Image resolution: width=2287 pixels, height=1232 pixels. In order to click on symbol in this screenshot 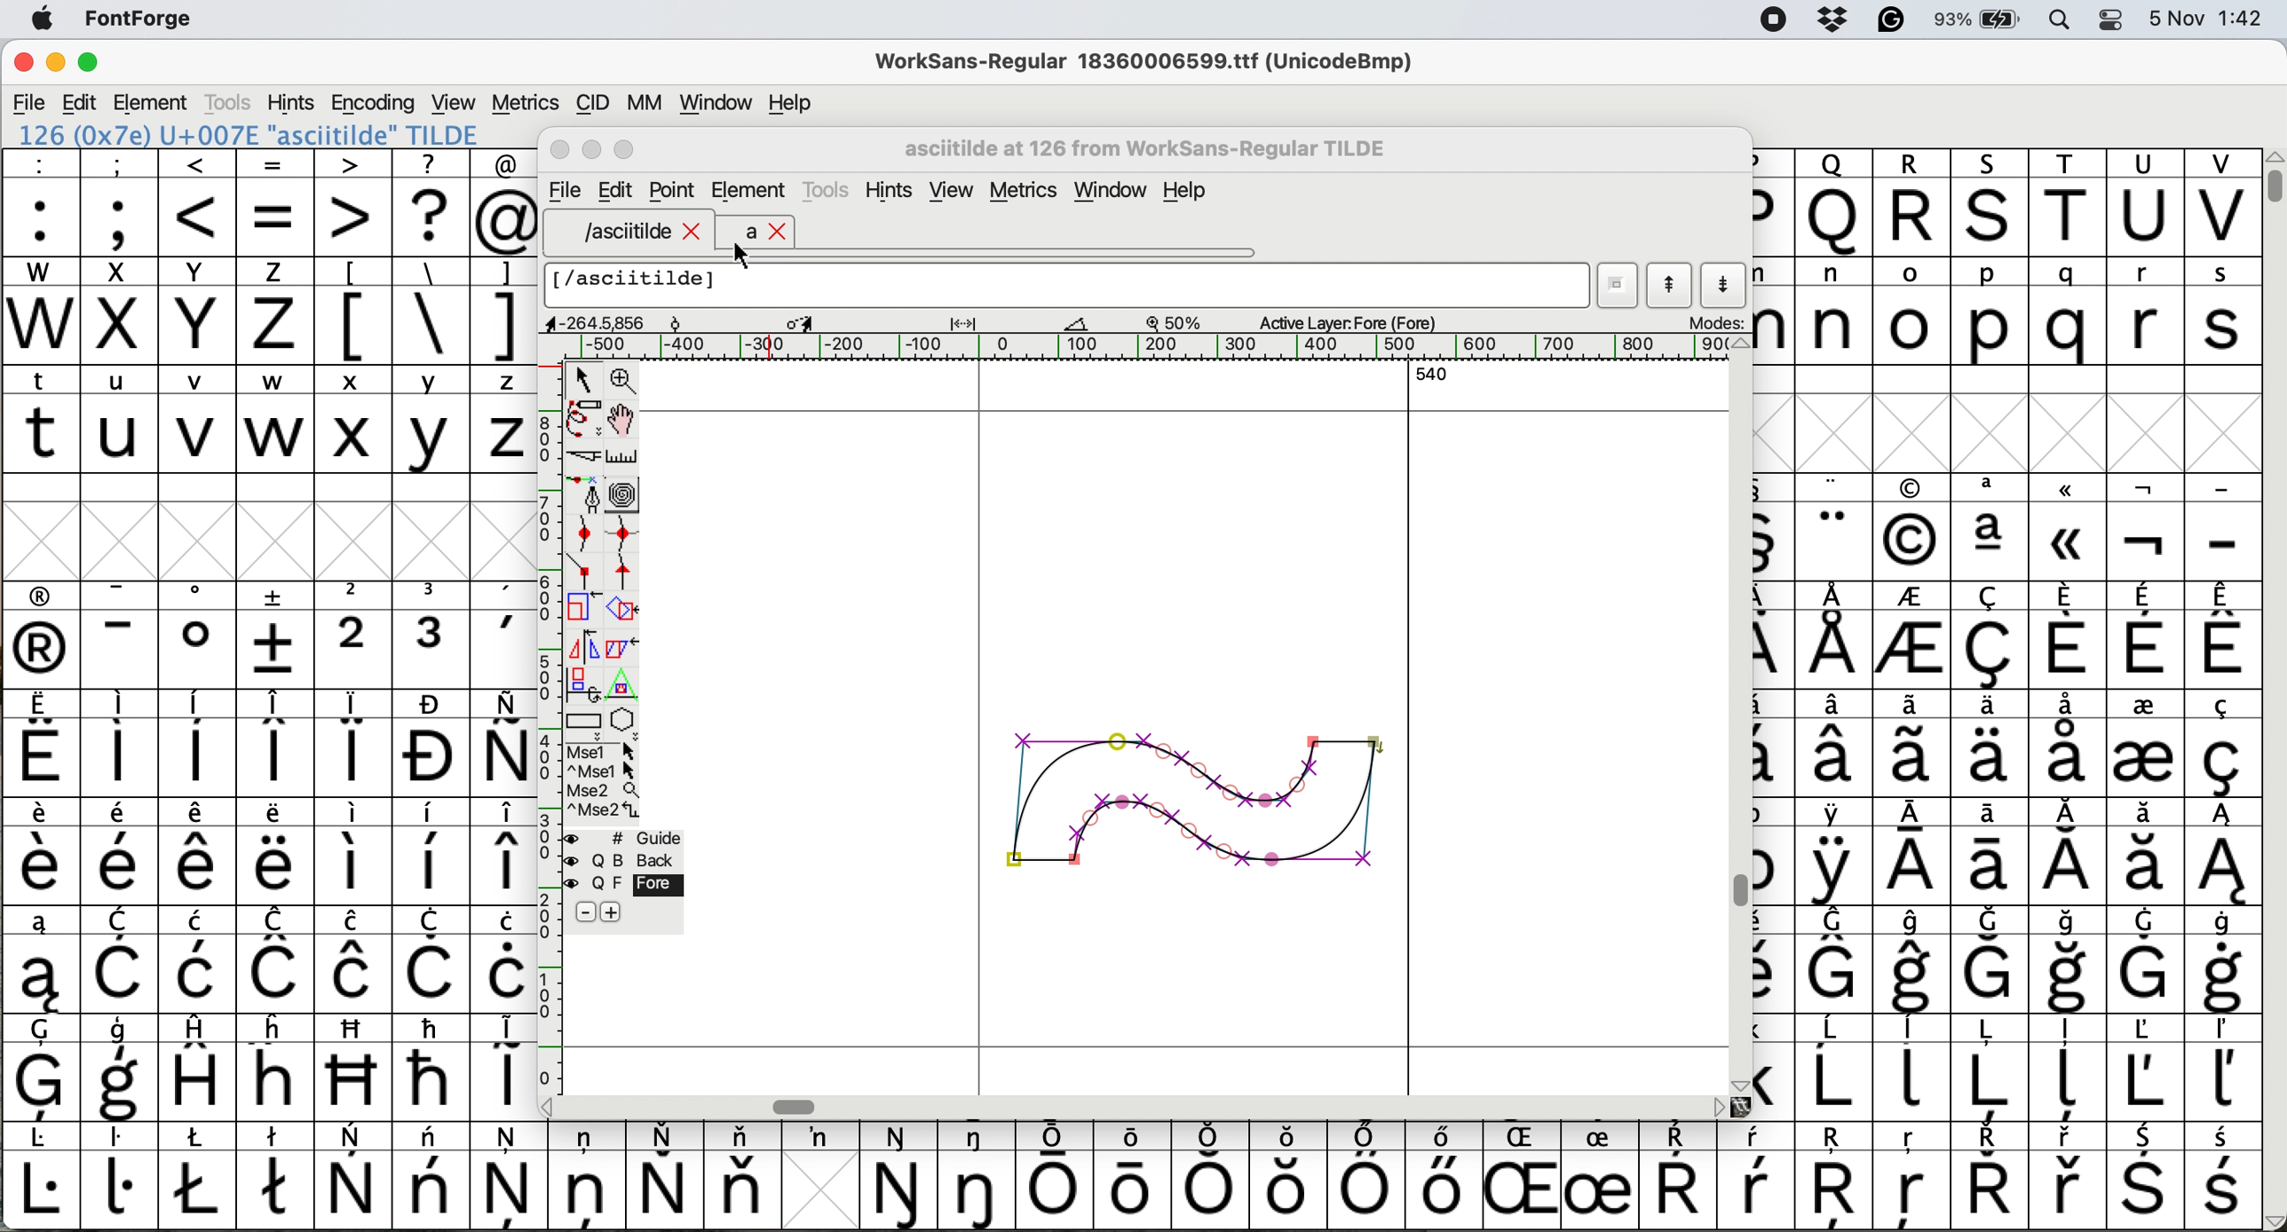, I will do `click(1915, 960)`.